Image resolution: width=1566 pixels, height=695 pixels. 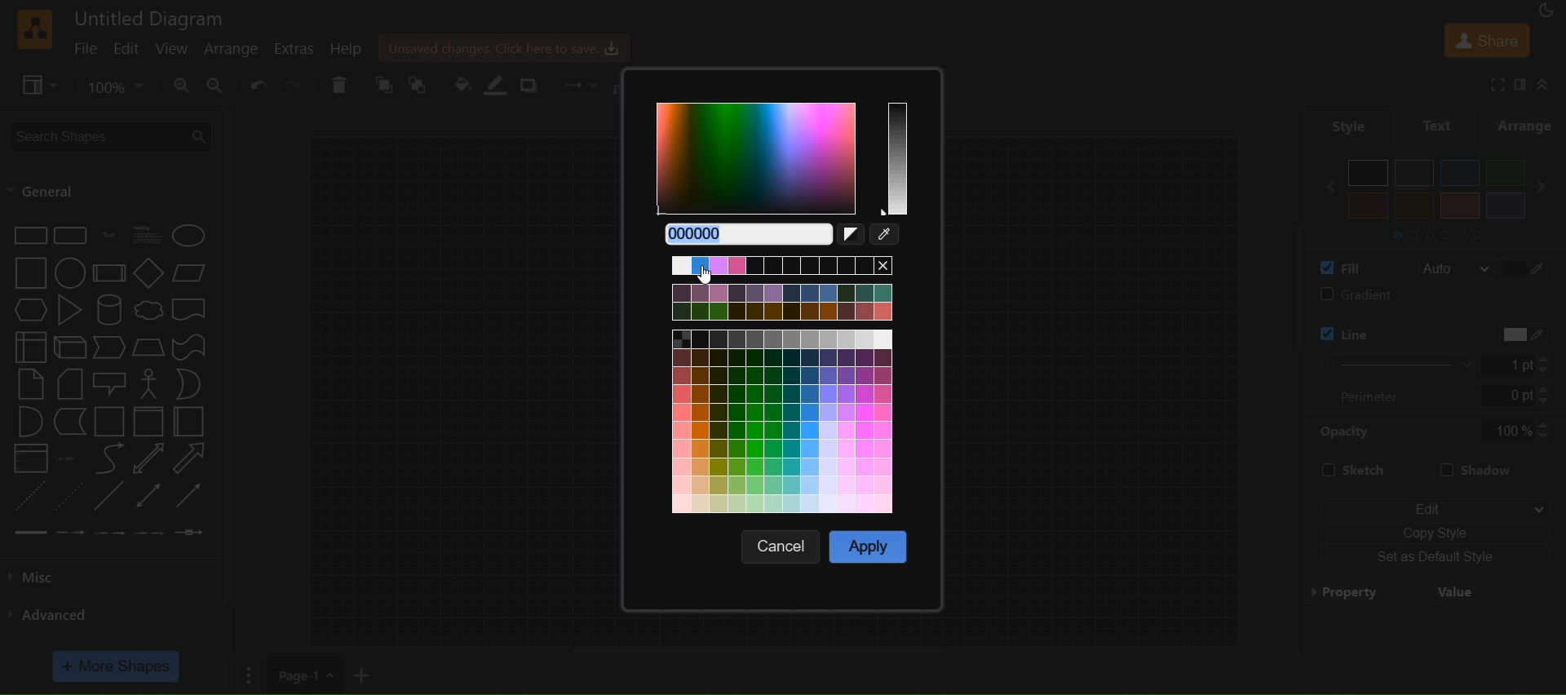 What do you see at coordinates (353, 49) in the screenshot?
I see `help` at bounding box center [353, 49].